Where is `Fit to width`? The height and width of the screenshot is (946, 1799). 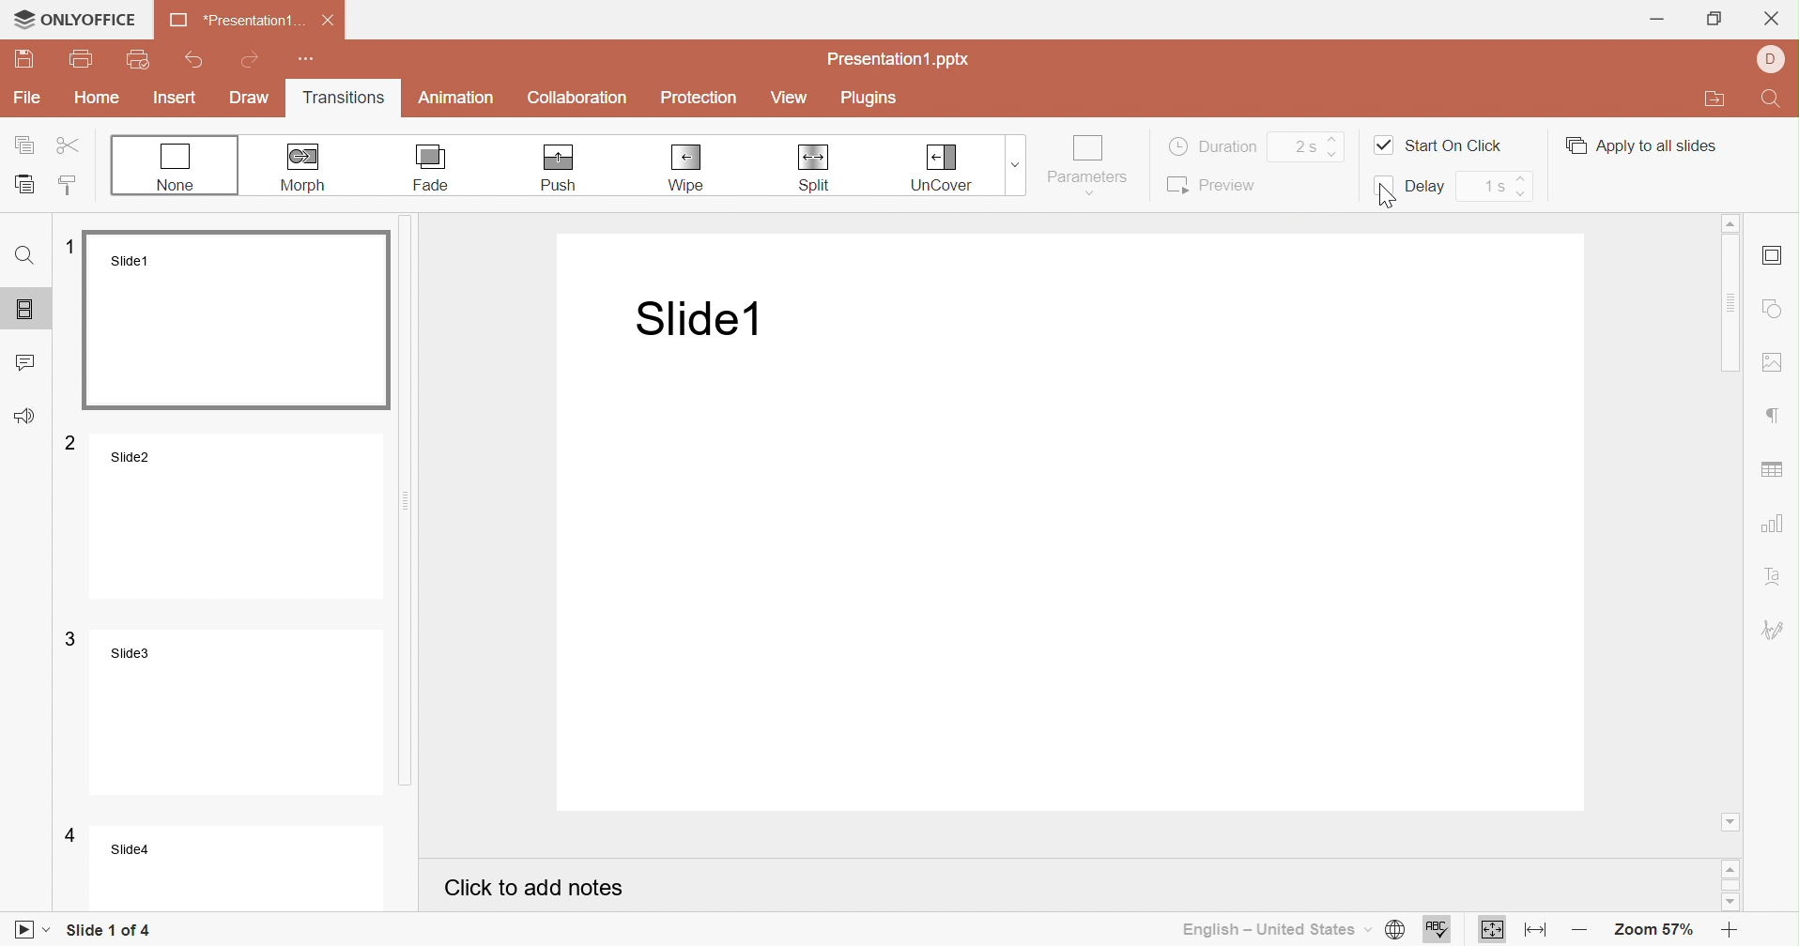
Fit to width is located at coordinates (1531, 930).